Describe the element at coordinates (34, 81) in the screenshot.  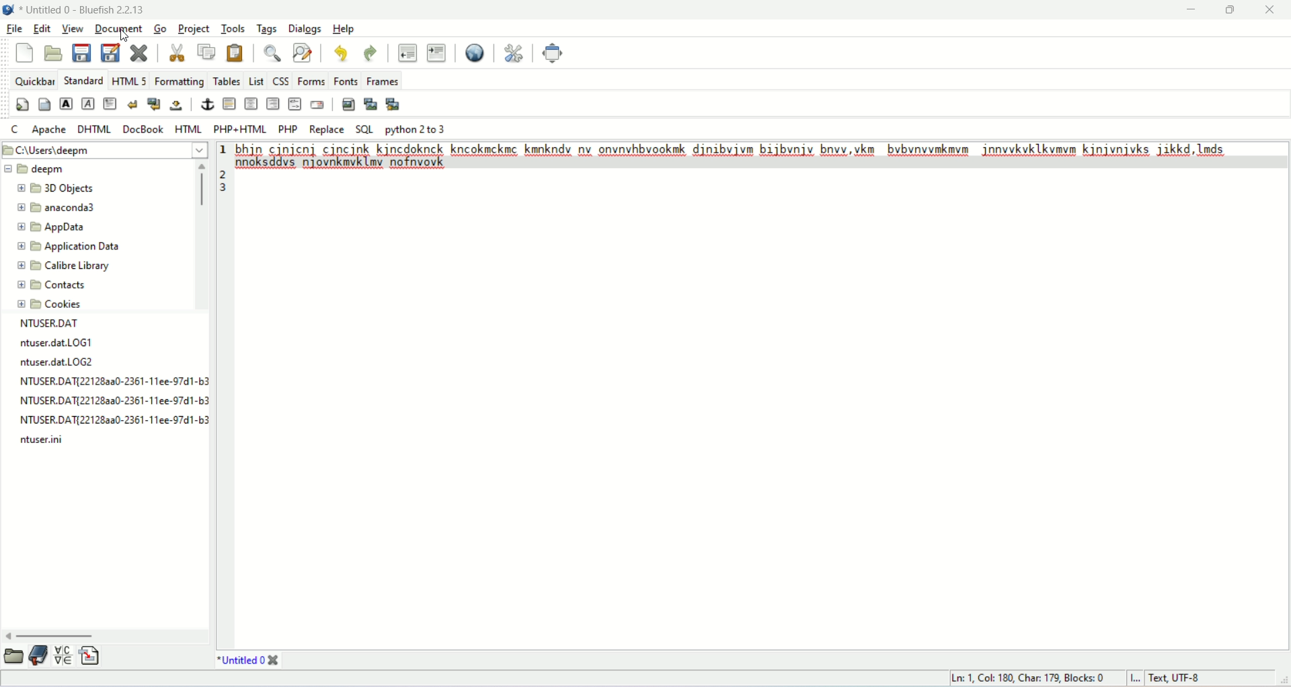
I see `quickbar` at that location.